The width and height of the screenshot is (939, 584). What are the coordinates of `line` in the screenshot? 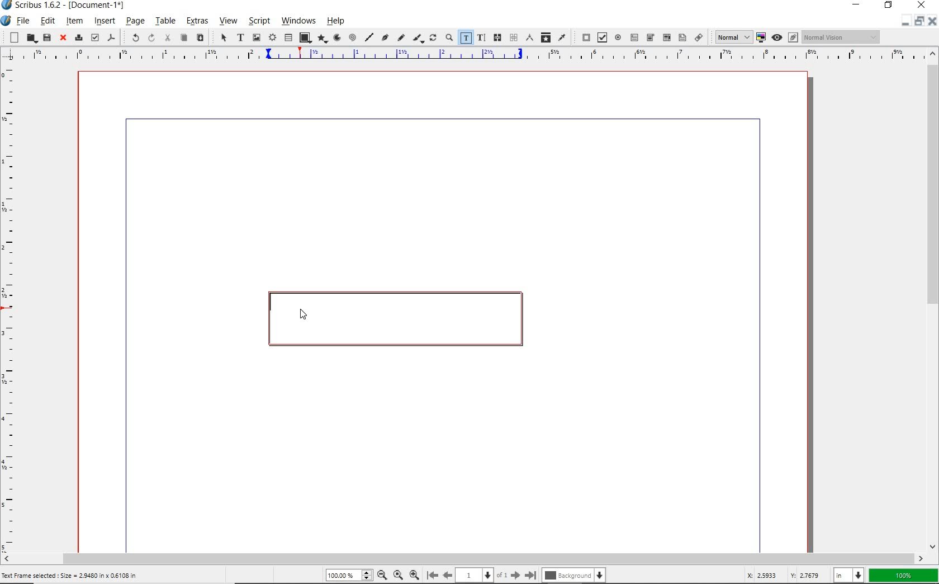 It's located at (368, 37).